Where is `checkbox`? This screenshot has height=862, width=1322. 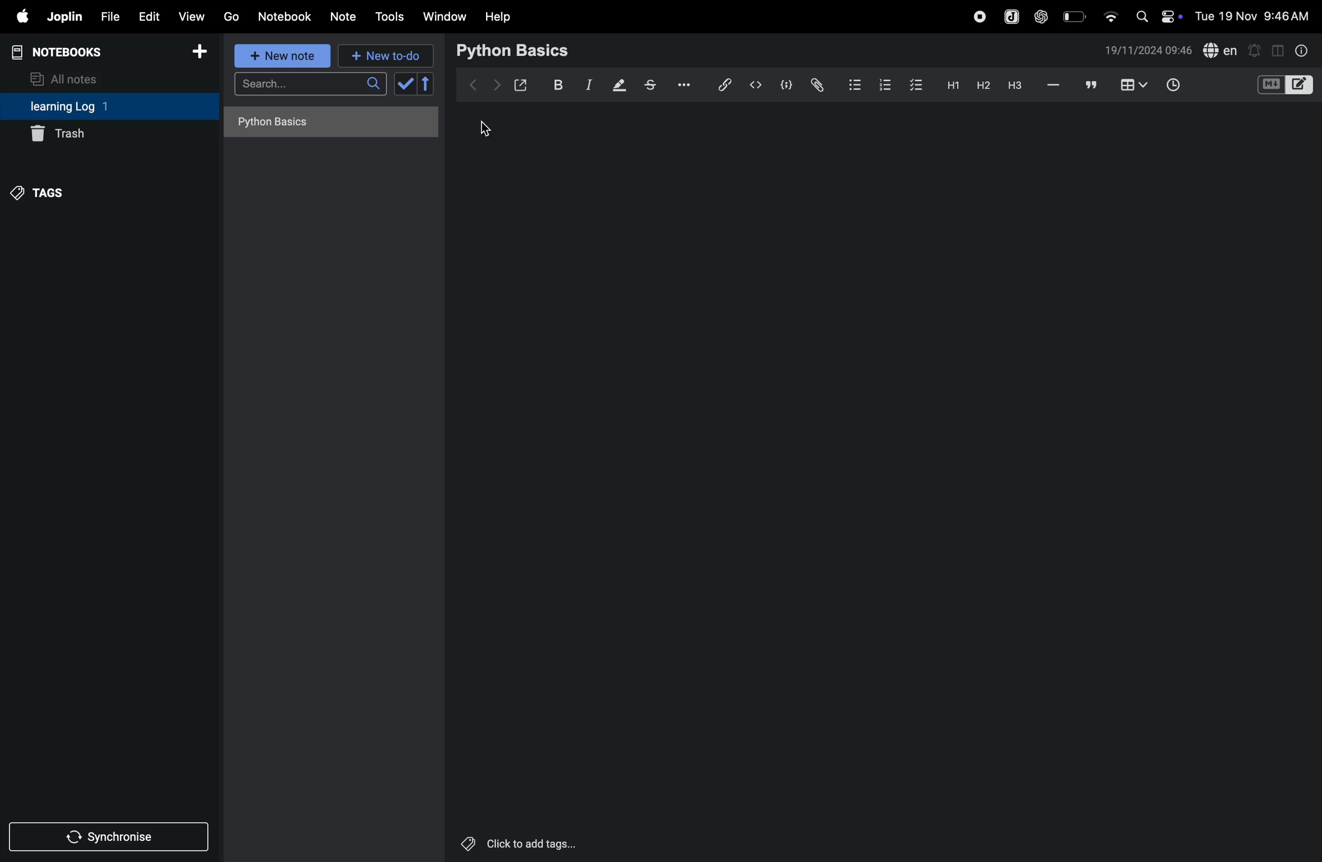
checkbox is located at coordinates (915, 83).